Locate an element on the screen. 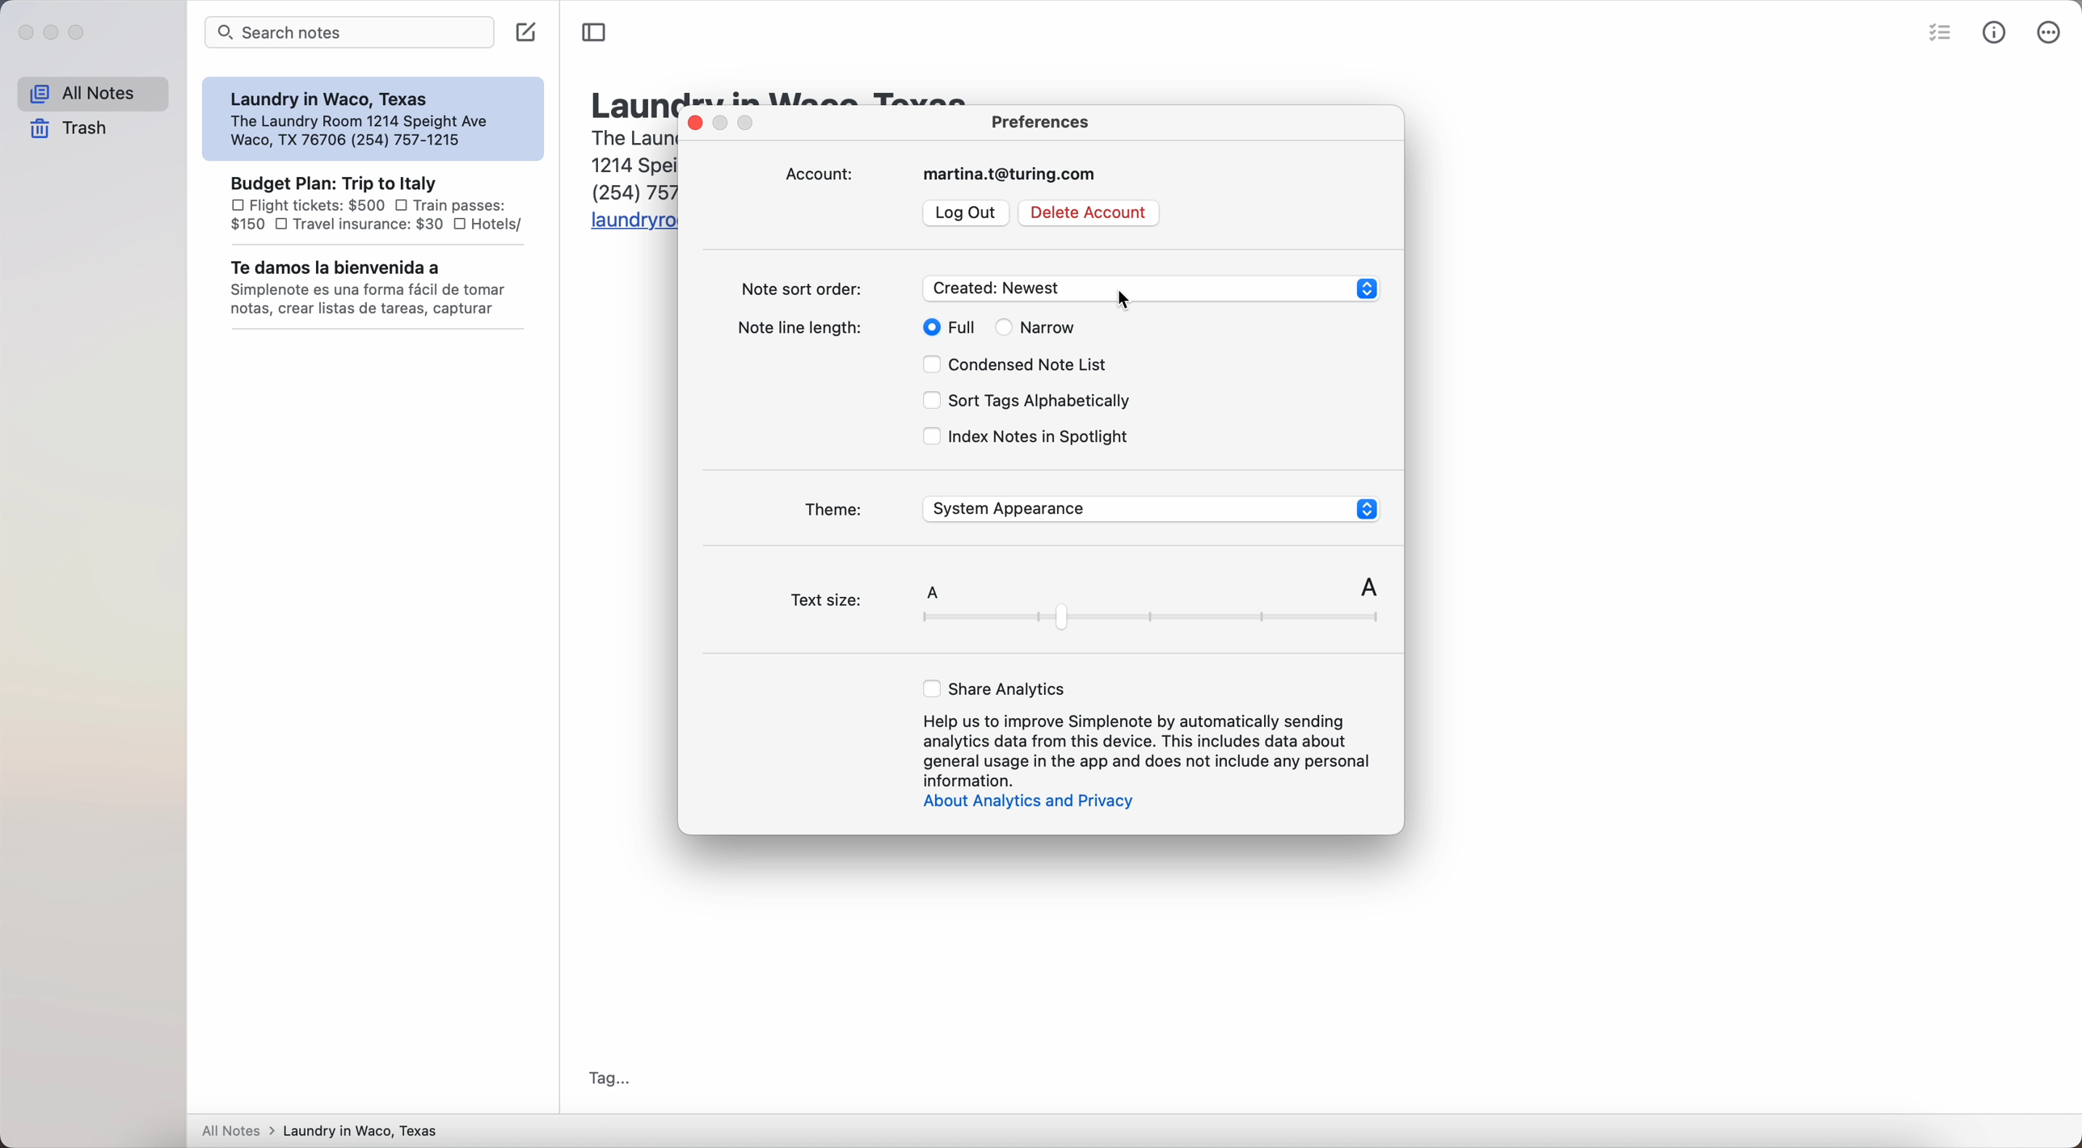 The image size is (2082, 1148). about analytics and privacy is located at coordinates (1037, 803).